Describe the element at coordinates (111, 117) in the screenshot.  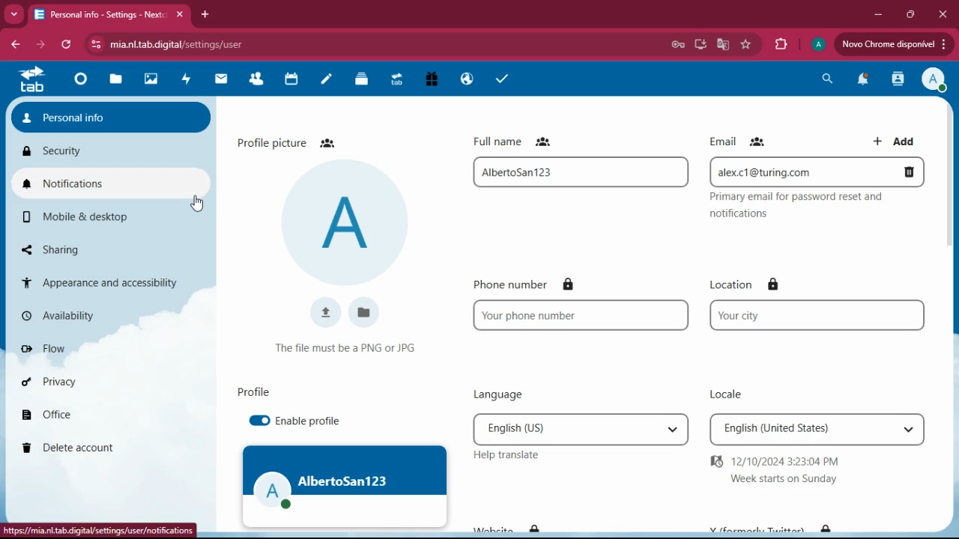
I see `personal info` at that location.